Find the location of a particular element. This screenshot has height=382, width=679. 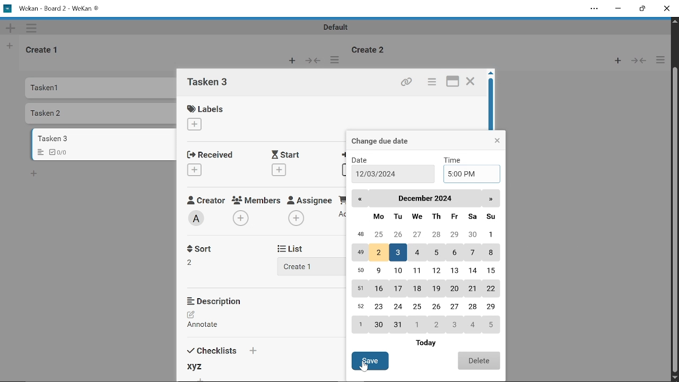

Add due date is located at coordinates (345, 170).